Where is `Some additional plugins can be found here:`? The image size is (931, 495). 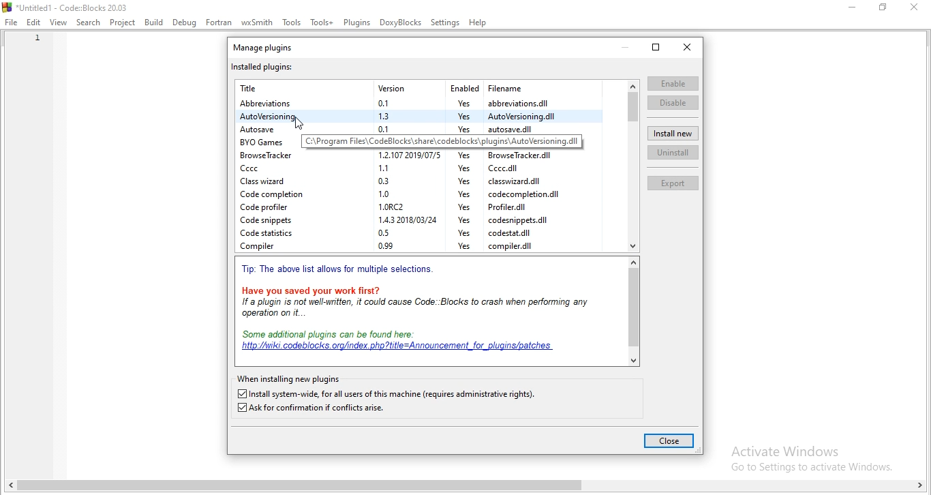 Some additional plugins can be found here: is located at coordinates (328, 333).